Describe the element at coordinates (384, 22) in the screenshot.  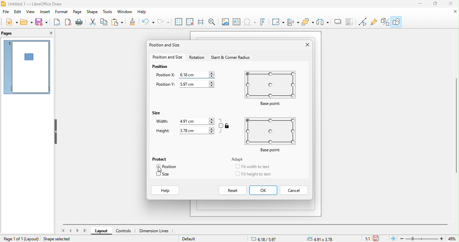
I see `toggle extrusion` at that location.